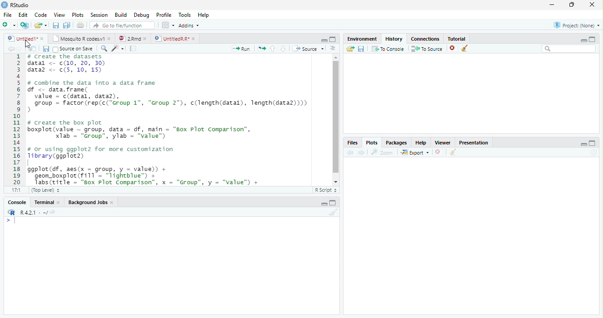 The image size is (603, 318). What do you see at coordinates (333, 39) in the screenshot?
I see `Maximize` at bounding box center [333, 39].